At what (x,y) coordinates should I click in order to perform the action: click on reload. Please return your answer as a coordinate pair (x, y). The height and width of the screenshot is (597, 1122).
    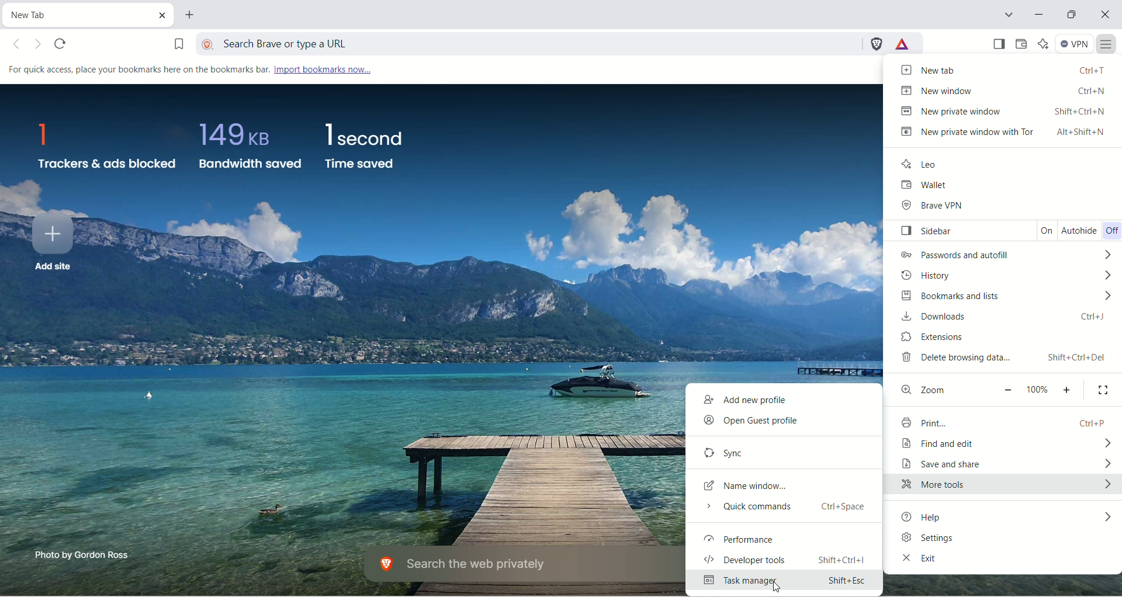
    Looking at the image, I should click on (63, 44).